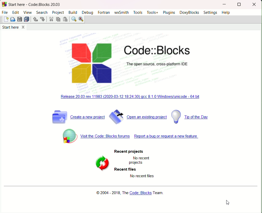 Image resolution: width=262 pixels, height=213 pixels. I want to click on doxyblocks, so click(190, 13).